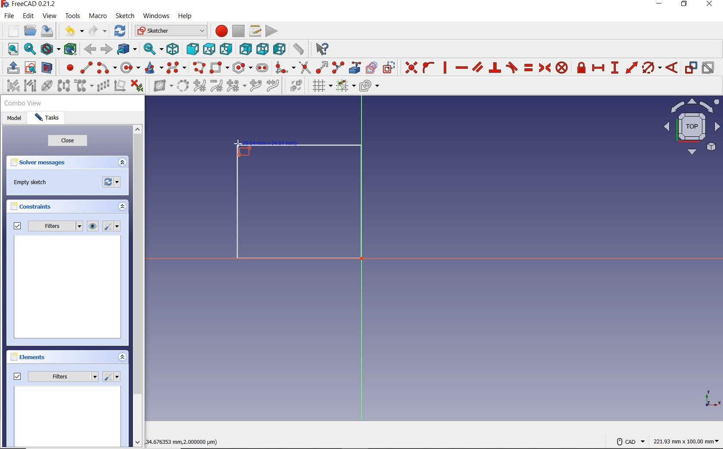 The image size is (723, 449). I want to click on leave sketch, so click(11, 68).